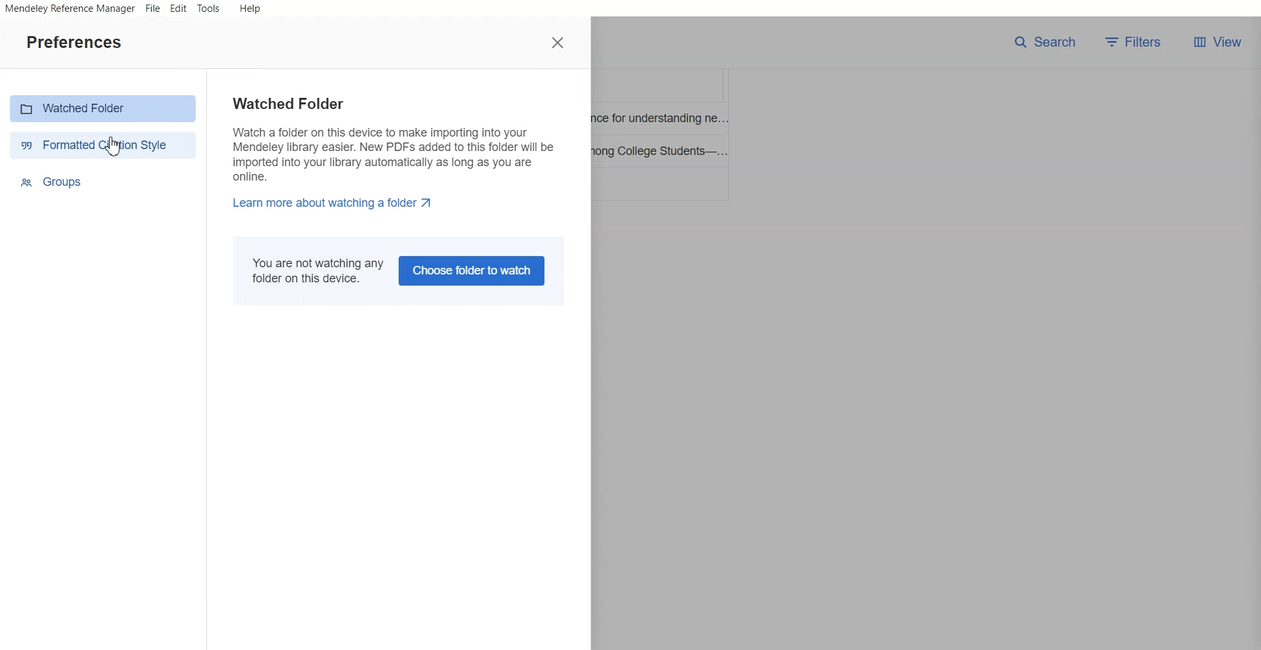 Image resolution: width=1261 pixels, height=650 pixels. What do you see at coordinates (74, 41) in the screenshot?
I see `Preferences` at bounding box center [74, 41].